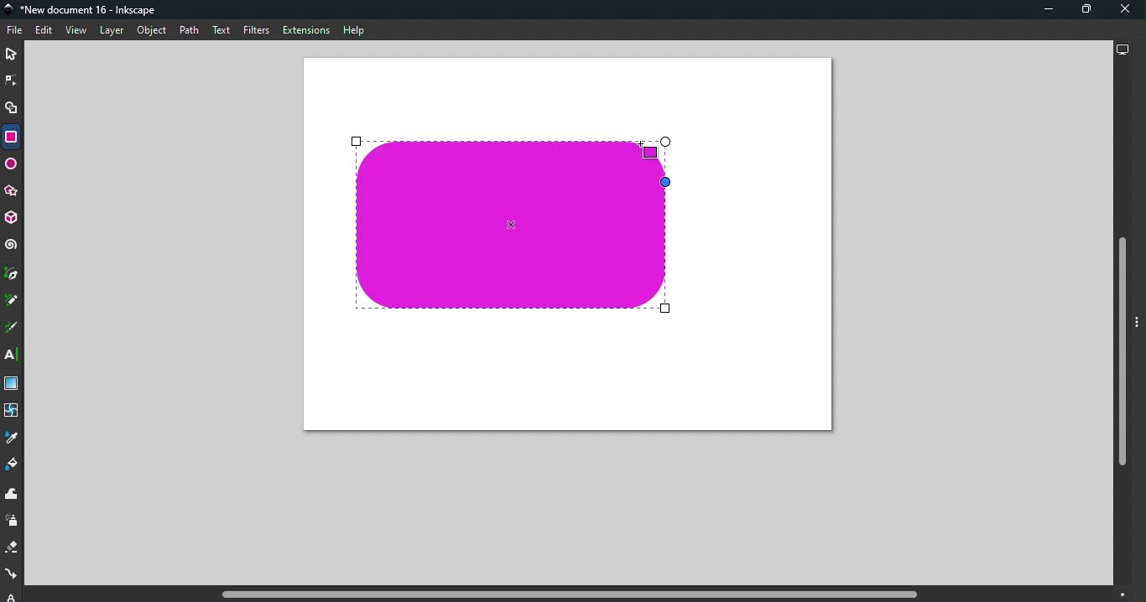 The height and width of the screenshot is (602, 1146). Describe the element at coordinates (15, 495) in the screenshot. I see `Tweak tool` at that location.